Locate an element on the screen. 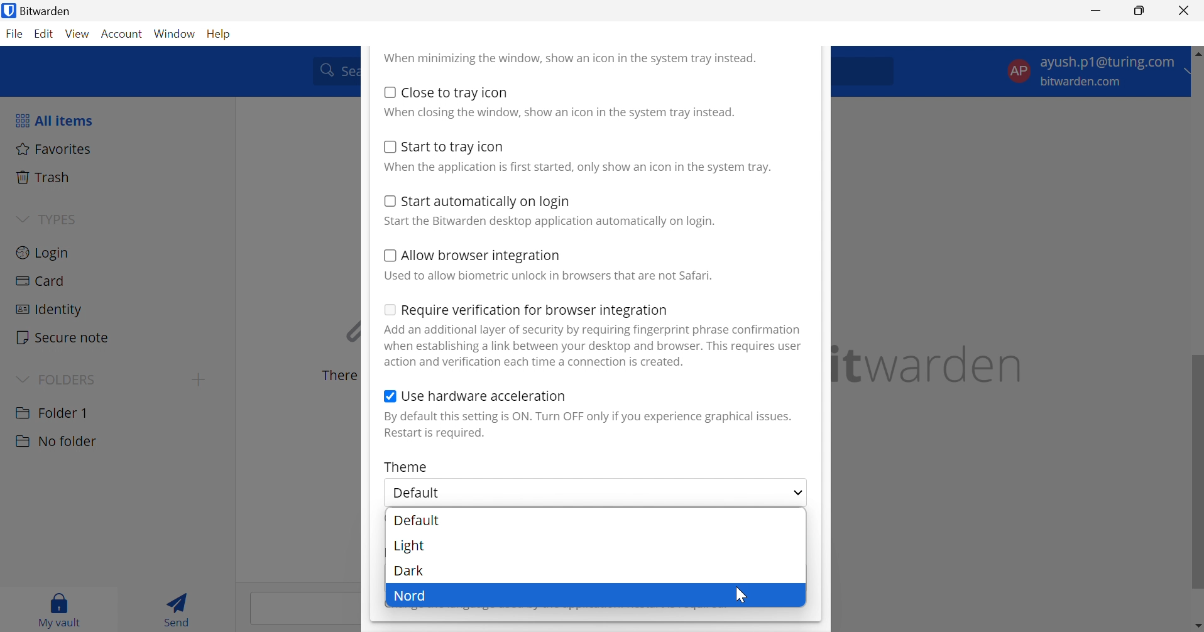  Require verification for browser intgretion is located at coordinates (535, 312).